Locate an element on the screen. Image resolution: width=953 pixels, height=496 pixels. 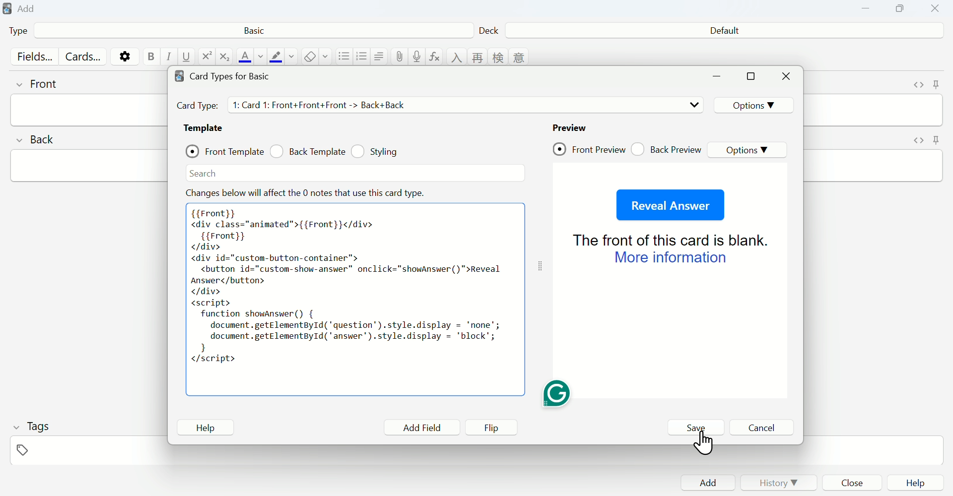
change color is located at coordinates (291, 57).